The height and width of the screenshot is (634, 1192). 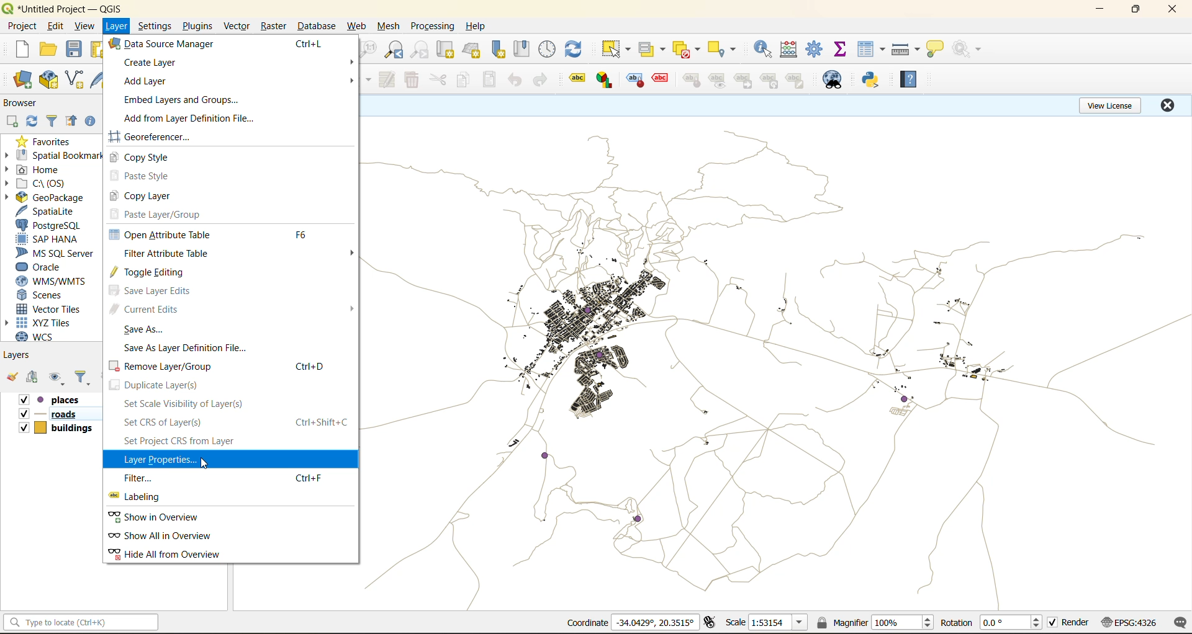 What do you see at coordinates (790, 51) in the screenshot?
I see `open calculator` at bounding box center [790, 51].